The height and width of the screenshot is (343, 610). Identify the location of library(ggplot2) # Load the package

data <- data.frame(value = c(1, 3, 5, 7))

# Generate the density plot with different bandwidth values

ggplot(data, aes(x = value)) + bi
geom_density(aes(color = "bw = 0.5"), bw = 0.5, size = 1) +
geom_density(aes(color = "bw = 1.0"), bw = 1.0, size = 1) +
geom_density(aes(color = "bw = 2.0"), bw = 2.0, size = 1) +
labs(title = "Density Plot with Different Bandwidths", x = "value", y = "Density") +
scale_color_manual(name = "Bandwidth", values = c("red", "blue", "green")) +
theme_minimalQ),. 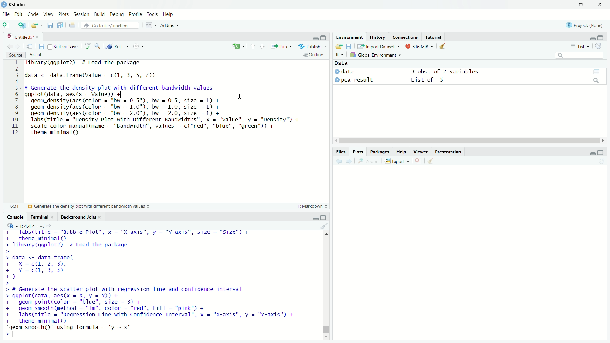
(164, 98).